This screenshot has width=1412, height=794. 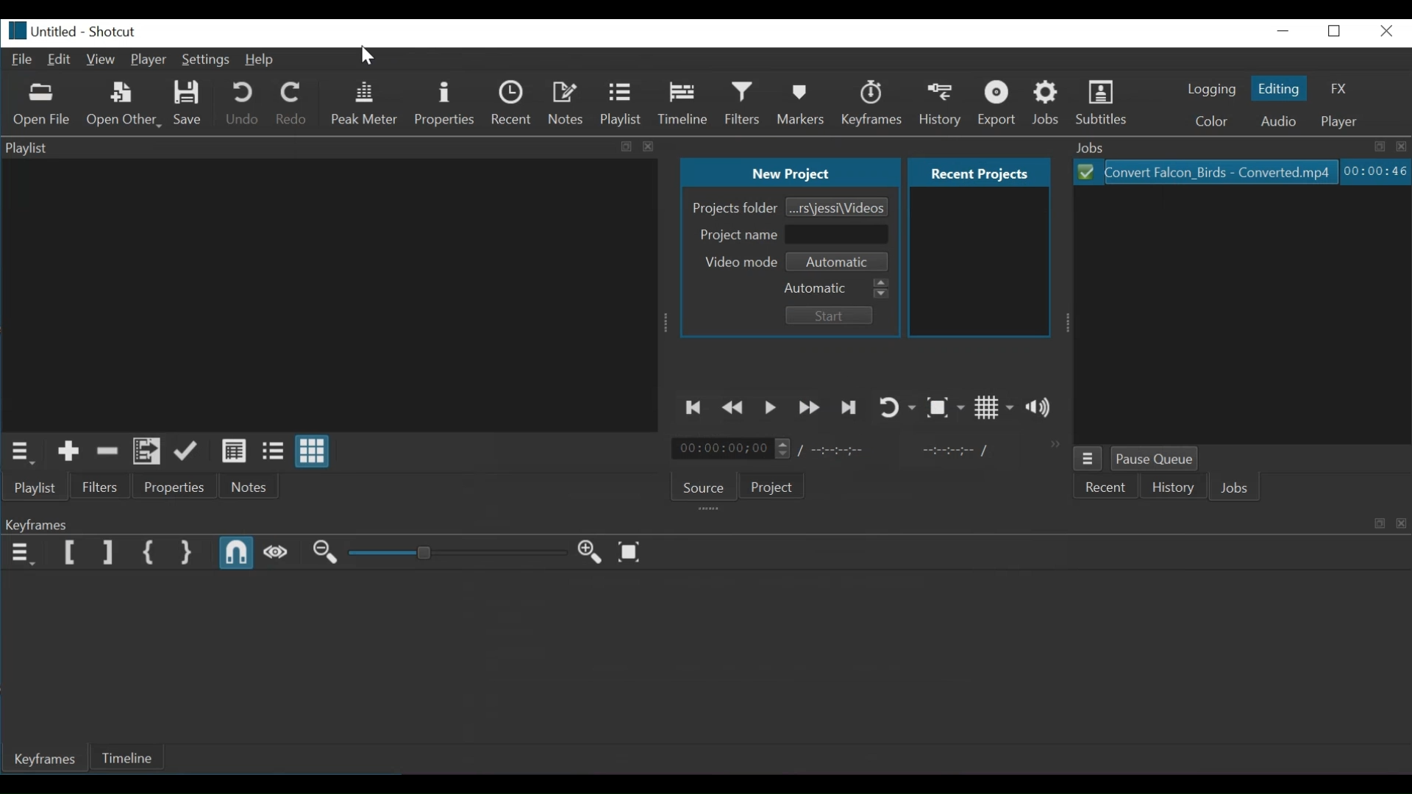 I want to click on Toggle player looping, so click(x=898, y=407).